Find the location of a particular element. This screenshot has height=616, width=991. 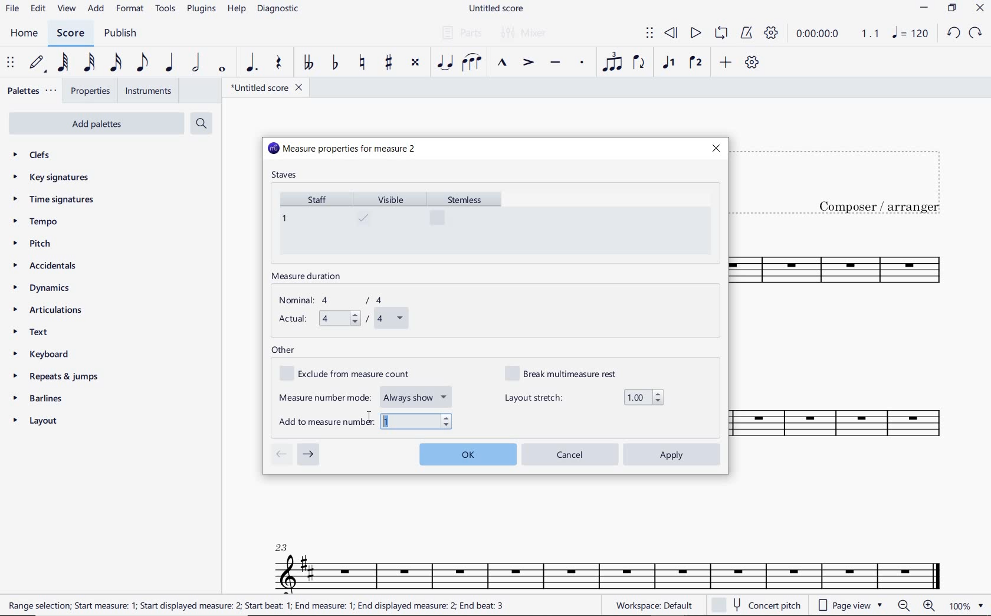

FLIP DIRECTION is located at coordinates (639, 64).